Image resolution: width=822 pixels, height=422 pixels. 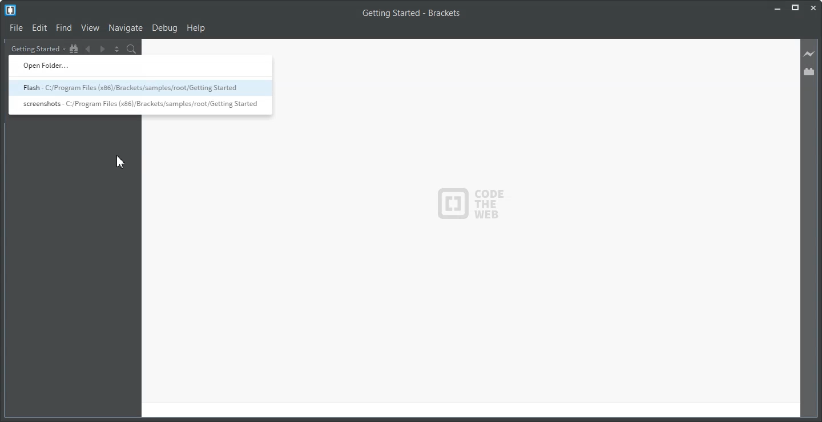 I want to click on Debug, so click(x=166, y=29).